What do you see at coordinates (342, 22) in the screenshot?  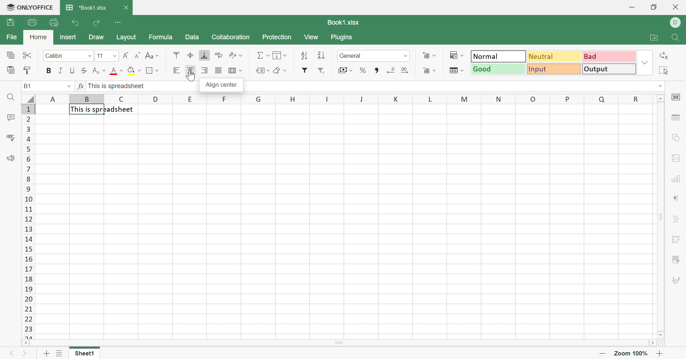 I see `Book1.xlsx` at bounding box center [342, 22].